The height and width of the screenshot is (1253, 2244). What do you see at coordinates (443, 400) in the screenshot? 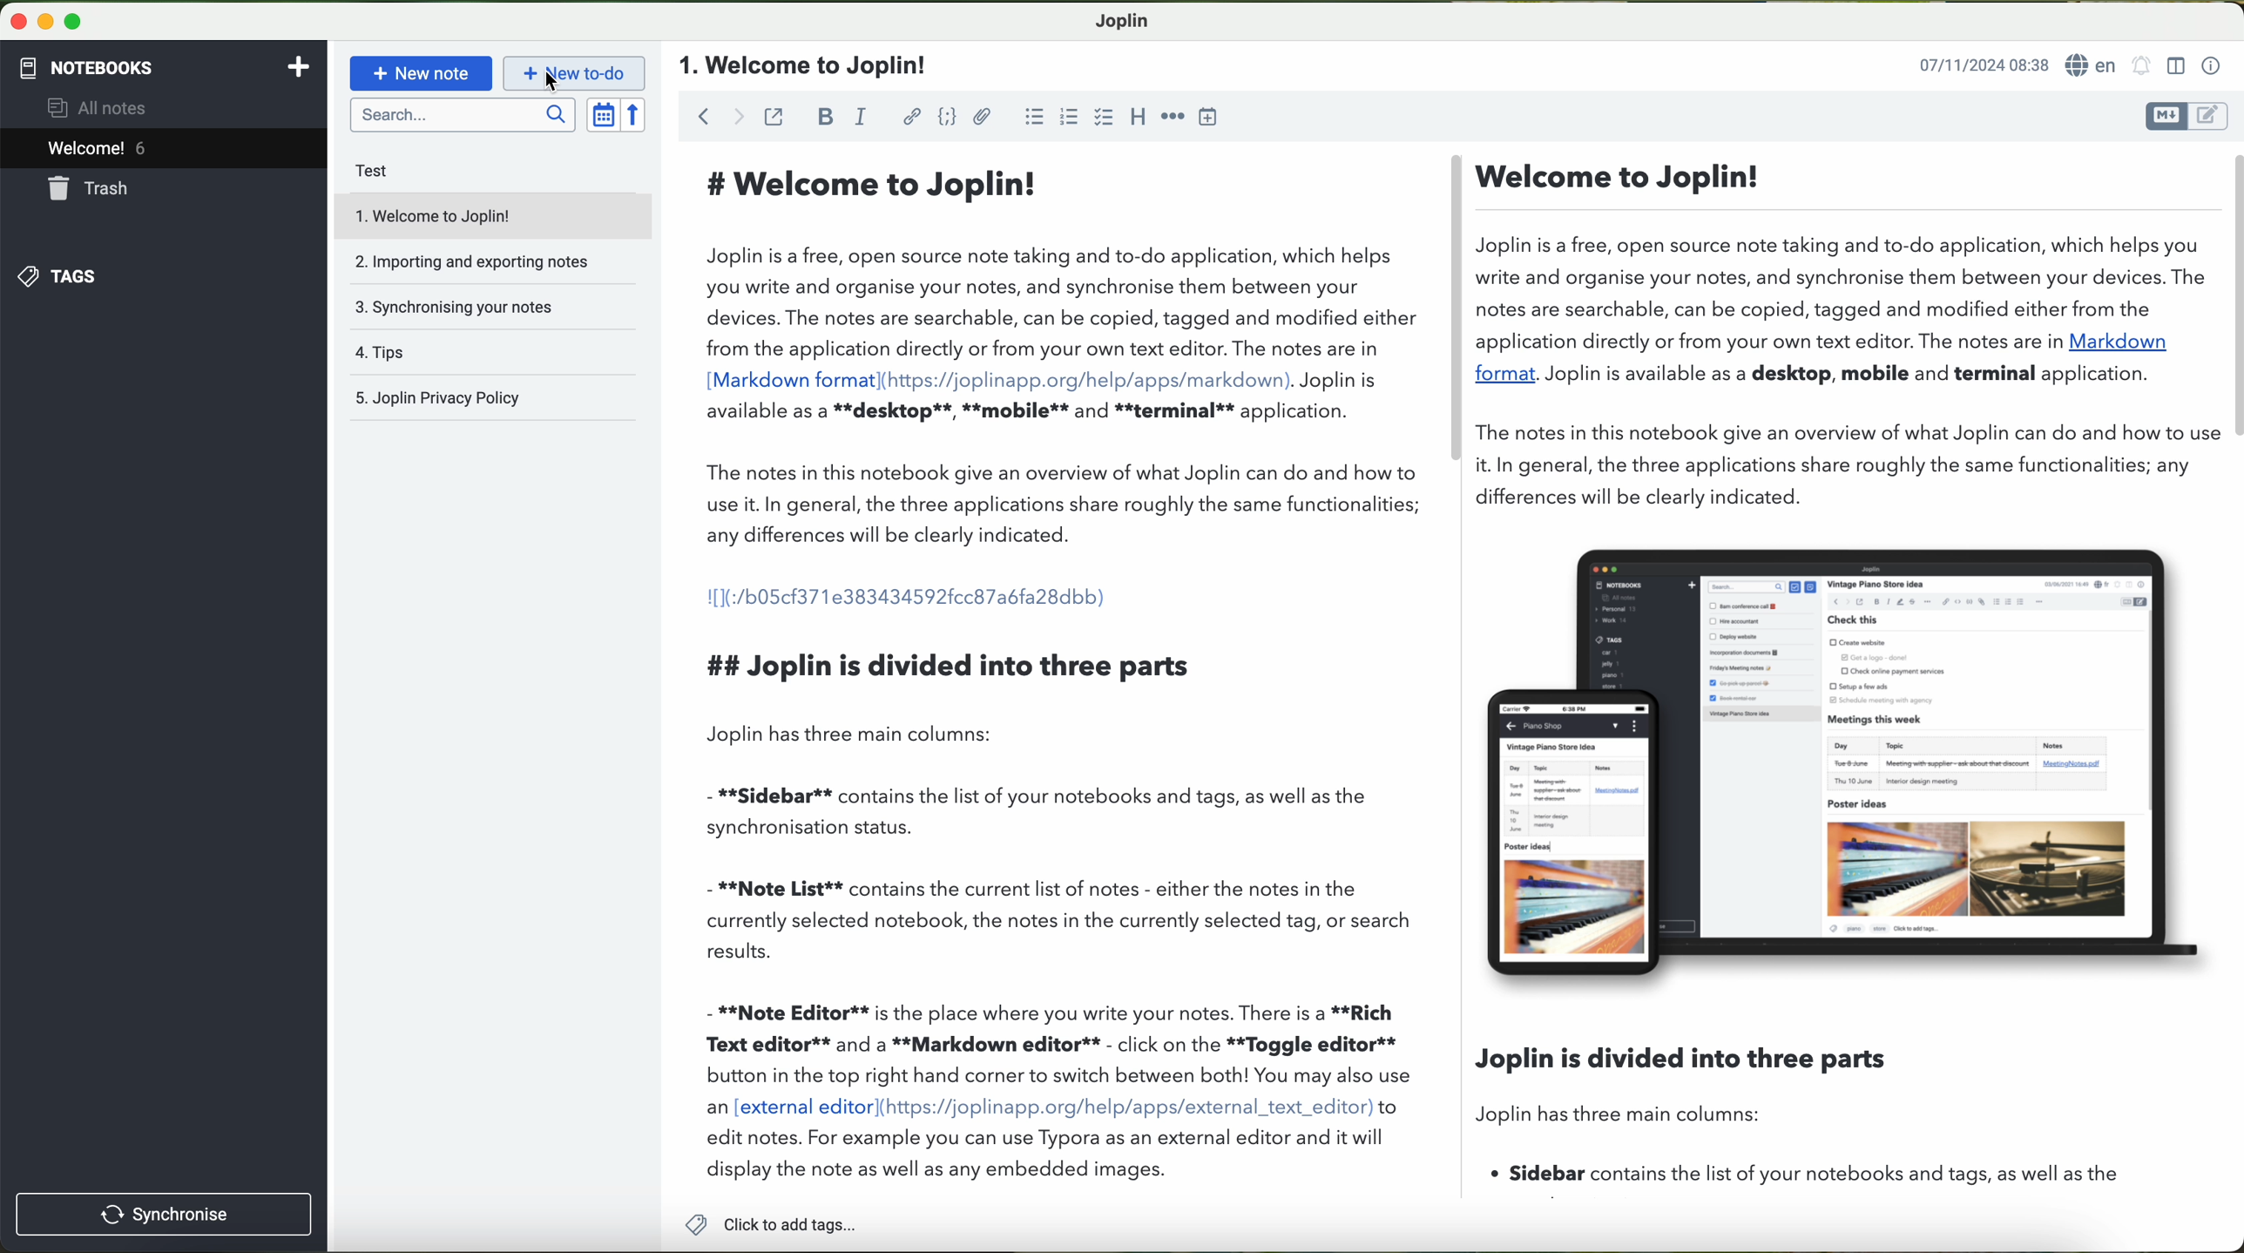
I see `Joplin privacy policy` at bounding box center [443, 400].